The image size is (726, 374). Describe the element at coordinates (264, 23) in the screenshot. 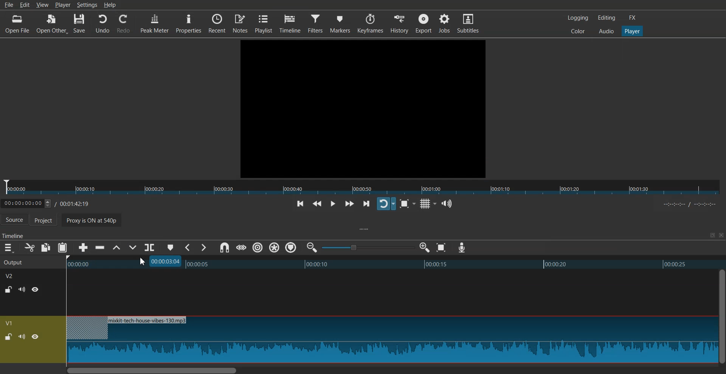

I see `Playlist` at that location.